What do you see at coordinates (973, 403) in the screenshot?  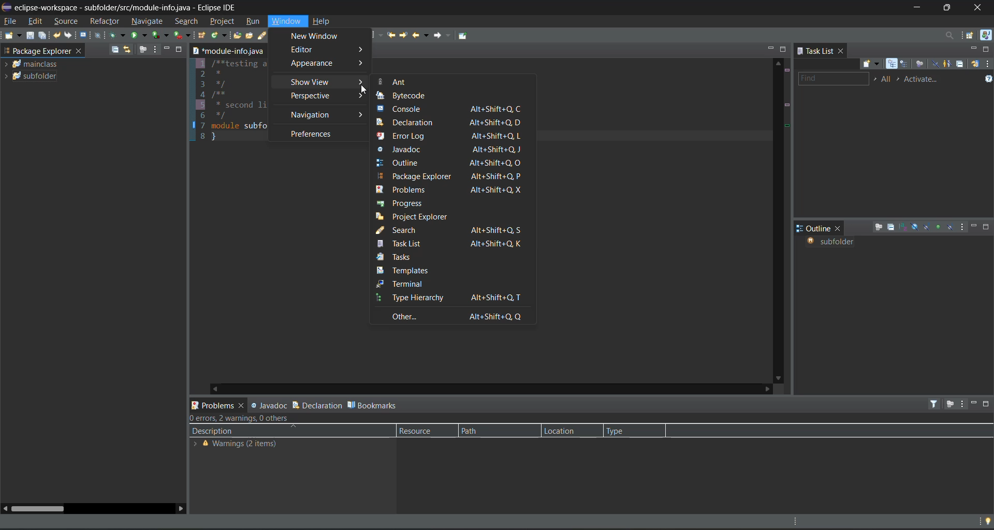 I see `minimize` at bounding box center [973, 403].